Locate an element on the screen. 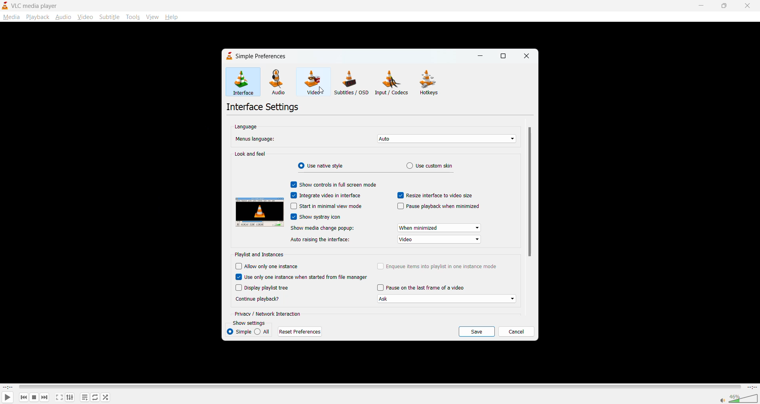 This screenshot has height=404, width=760. video is located at coordinates (84, 17).